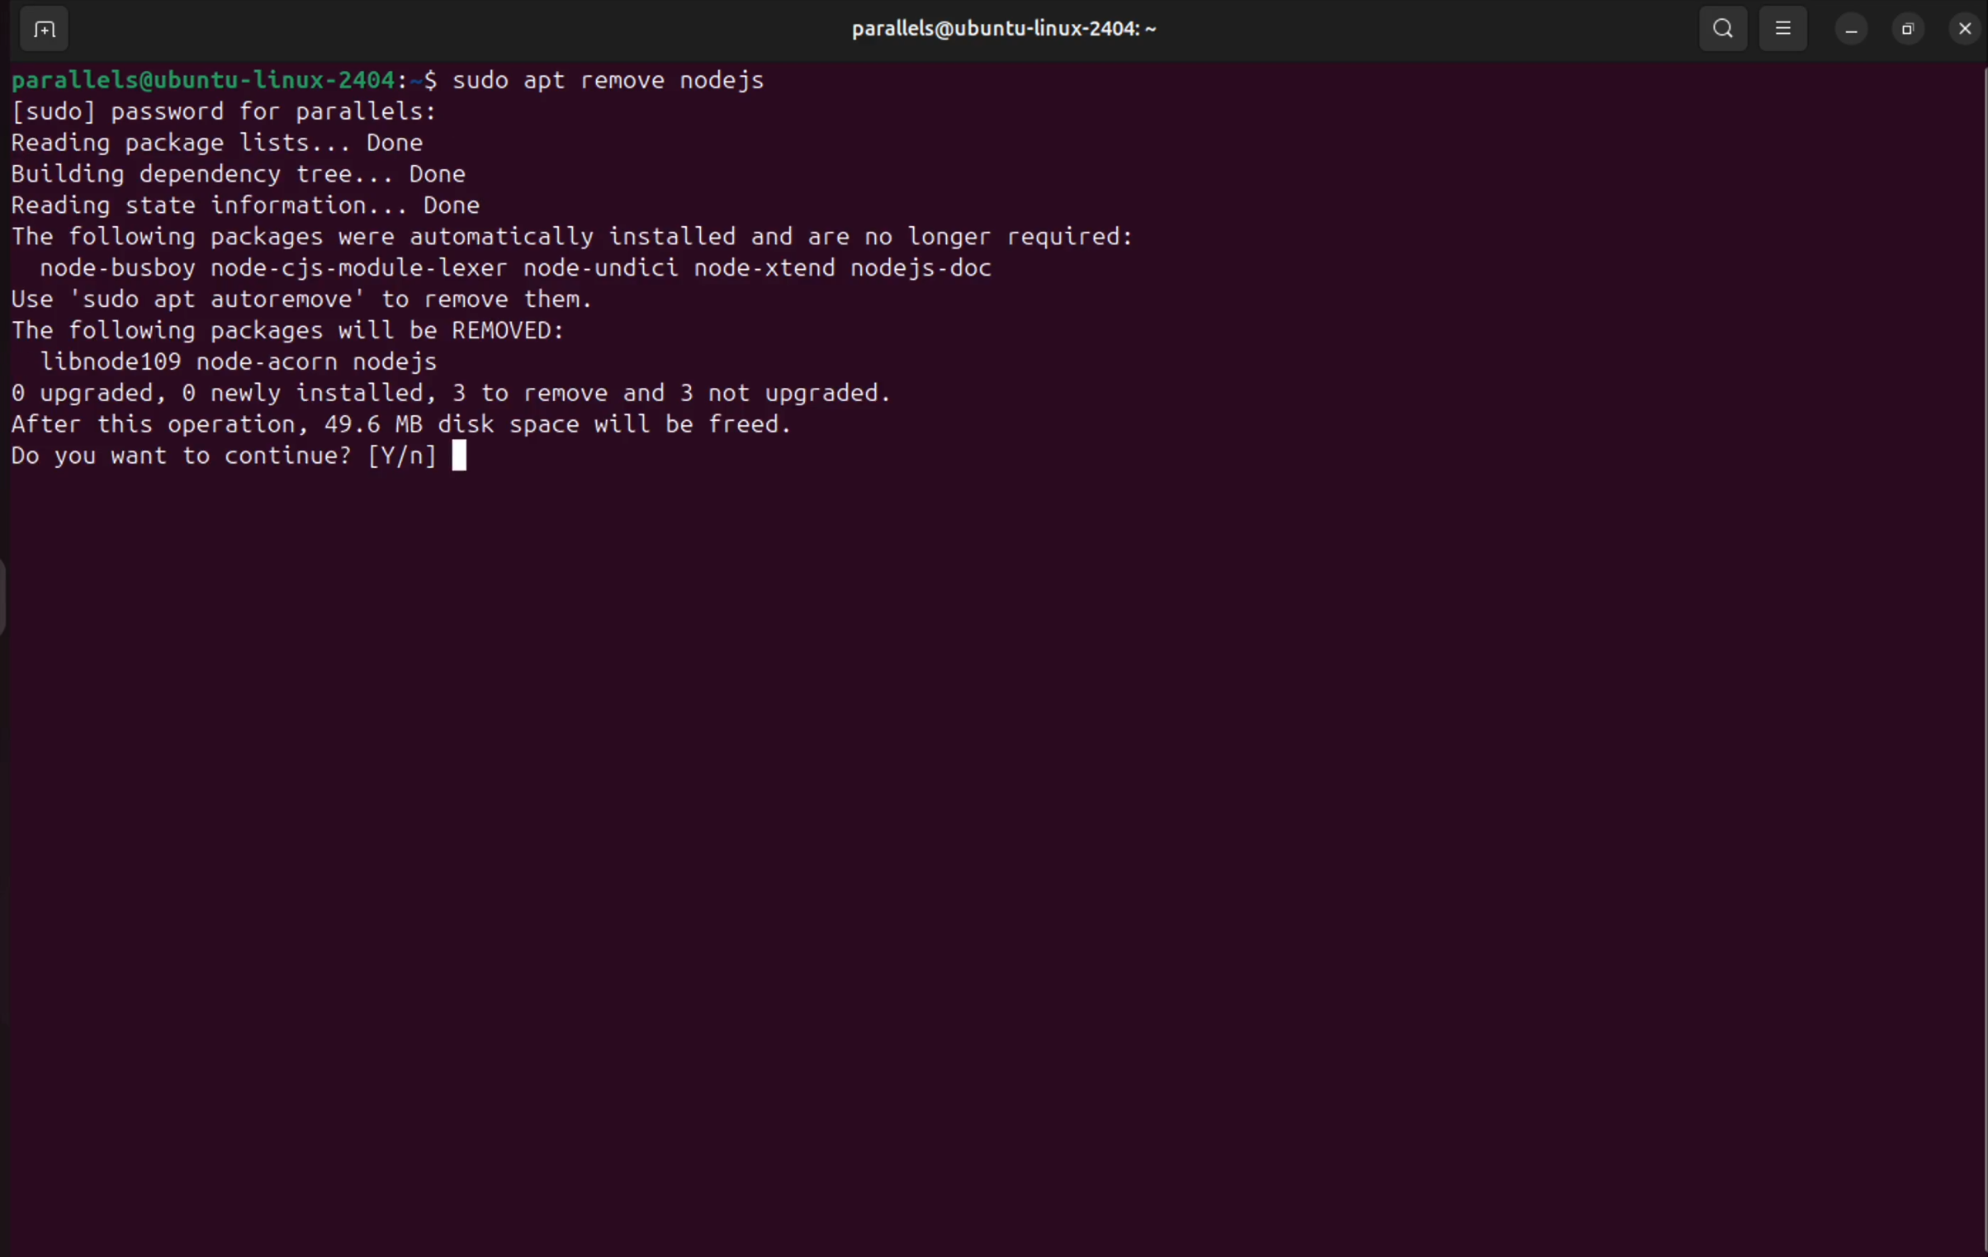 This screenshot has height=1257, width=1988. Describe the element at coordinates (1967, 614) in the screenshot. I see `Scrollbar` at that location.